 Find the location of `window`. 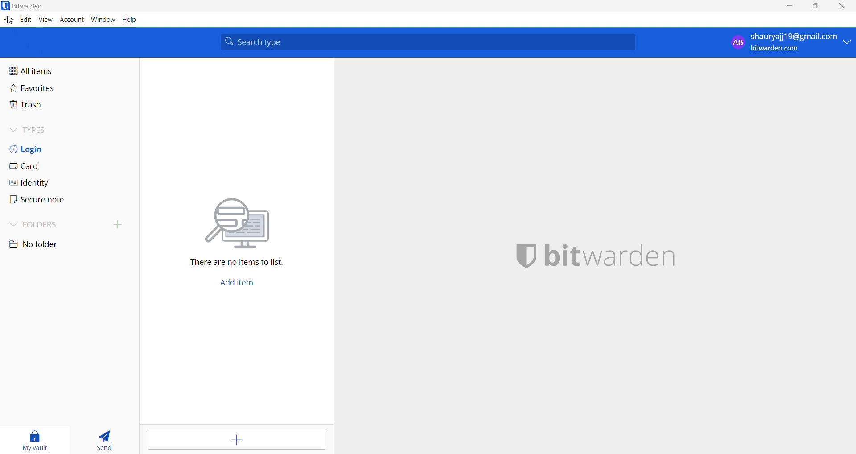

window is located at coordinates (101, 21).